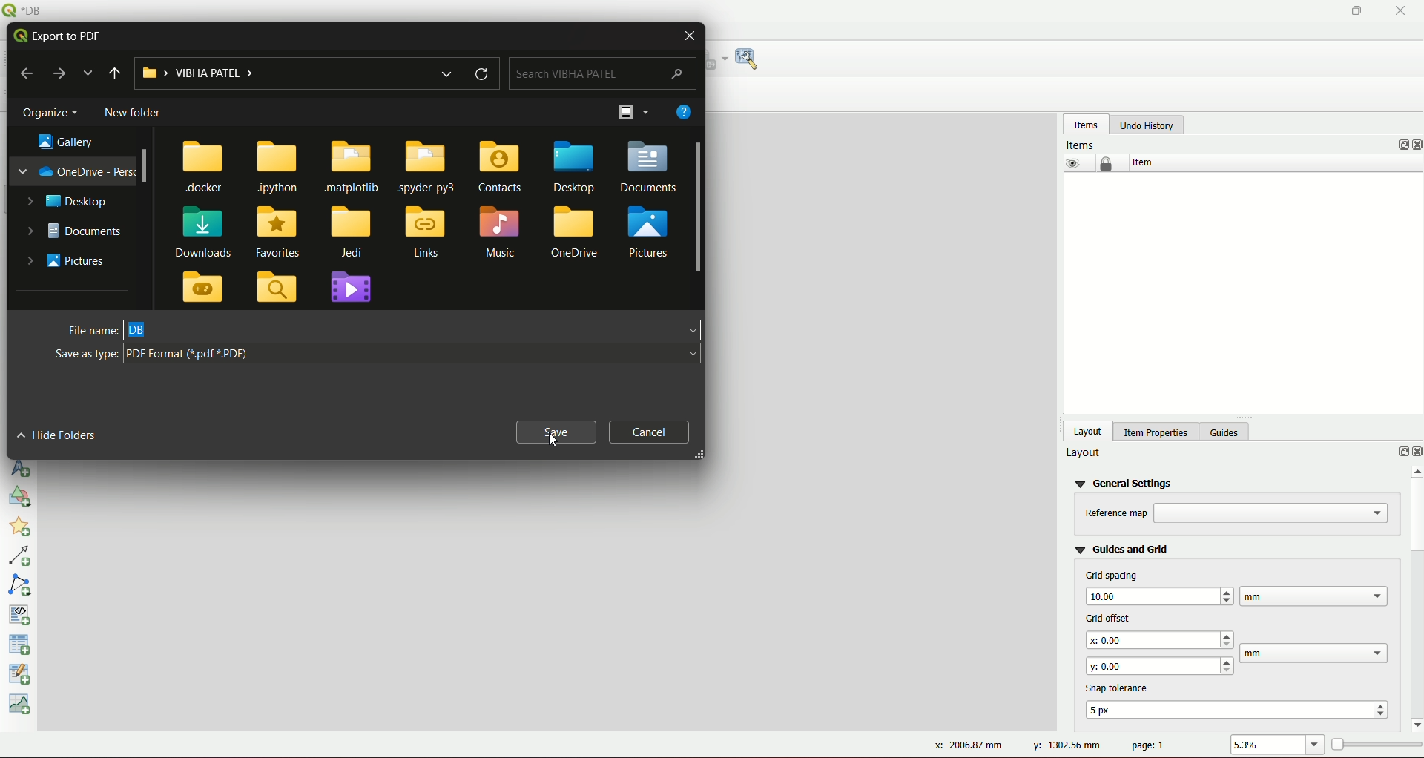 This screenshot has height=758, width=1424. What do you see at coordinates (80, 234) in the screenshot?
I see `documents` at bounding box center [80, 234].